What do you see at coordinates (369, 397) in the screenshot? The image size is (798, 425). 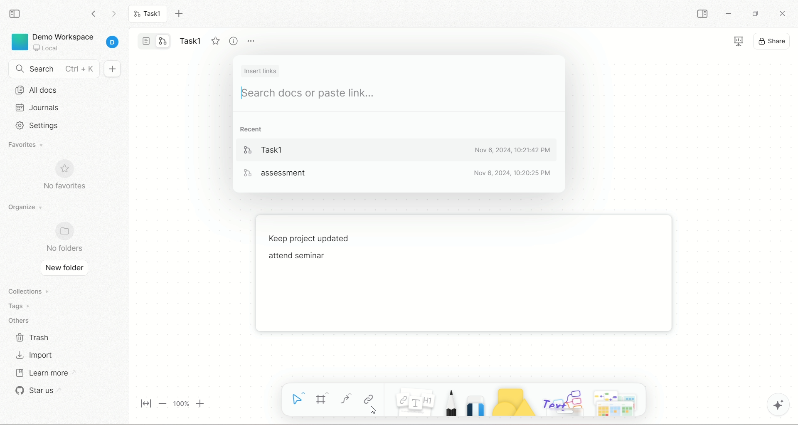 I see `link` at bounding box center [369, 397].